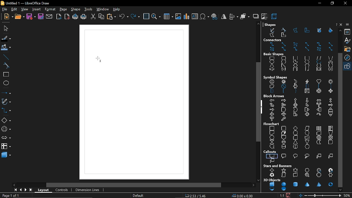 The height and width of the screenshot is (198, 352). What do you see at coordinates (272, 62) in the screenshot?
I see `ellipse` at bounding box center [272, 62].